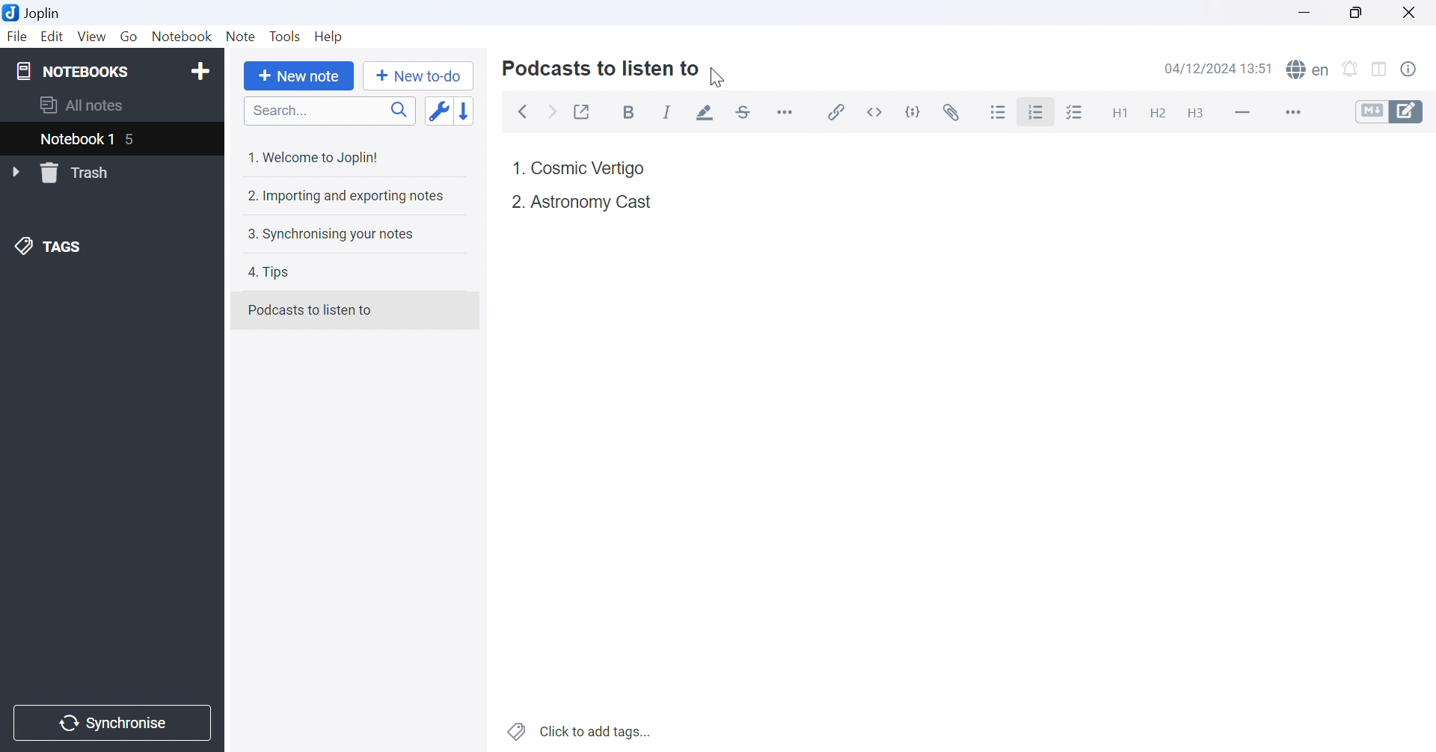 The height and width of the screenshot is (752, 1436). Describe the element at coordinates (878, 111) in the screenshot. I see `Inline code` at that location.